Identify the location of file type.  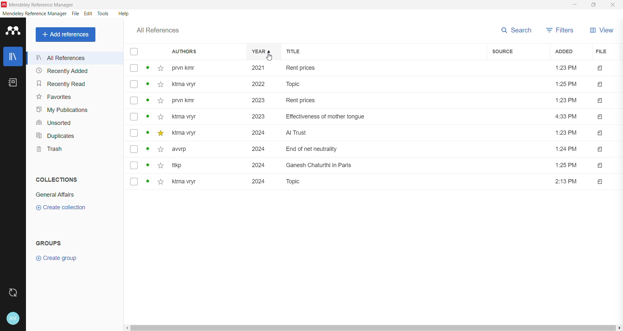
(601, 116).